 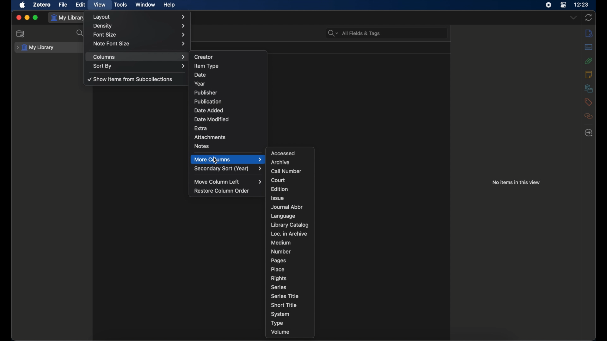 I want to click on creator, so click(x=204, y=57).